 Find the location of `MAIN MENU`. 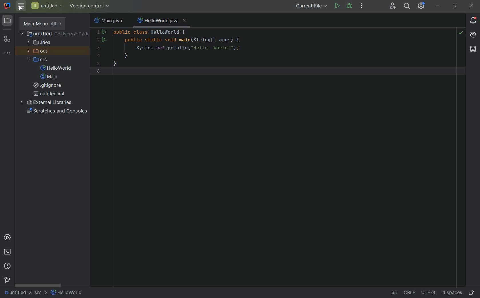

MAIN MENU is located at coordinates (41, 23).